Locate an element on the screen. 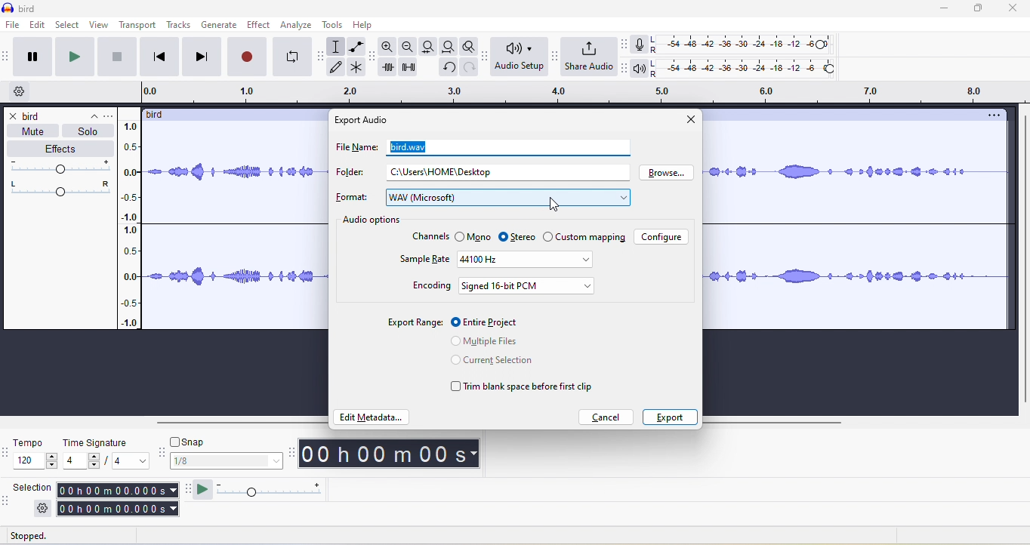 The height and width of the screenshot is (545, 1030). envelope tool is located at coordinates (355, 47).